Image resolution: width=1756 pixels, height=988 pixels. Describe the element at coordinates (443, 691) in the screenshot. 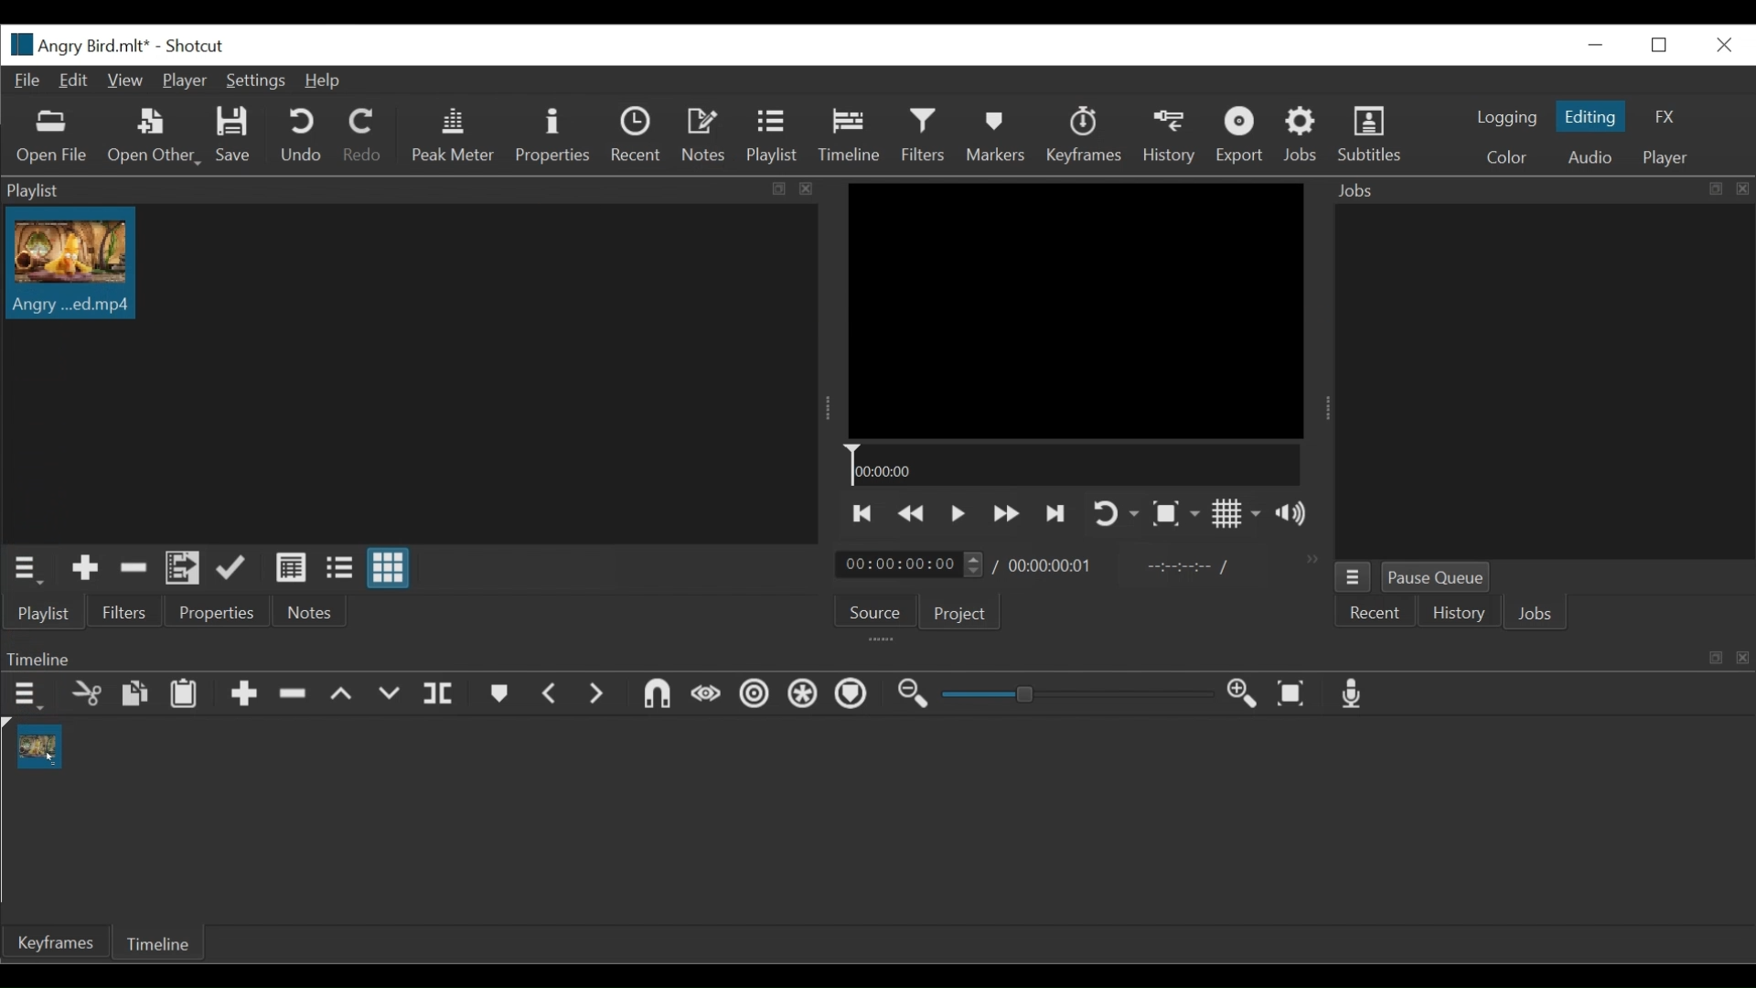

I see `split` at that location.